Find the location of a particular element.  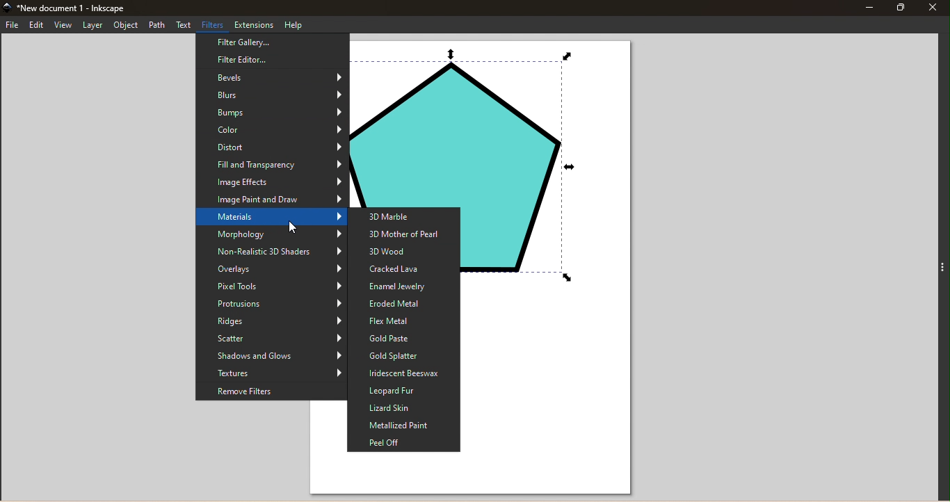

Maximize is located at coordinates (901, 7).